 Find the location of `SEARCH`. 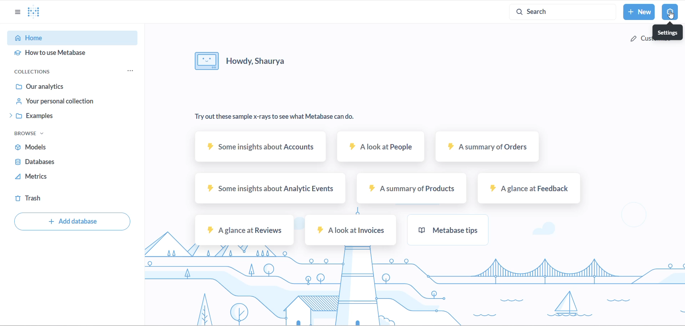

SEARCH is located at coordinates (559, 12).